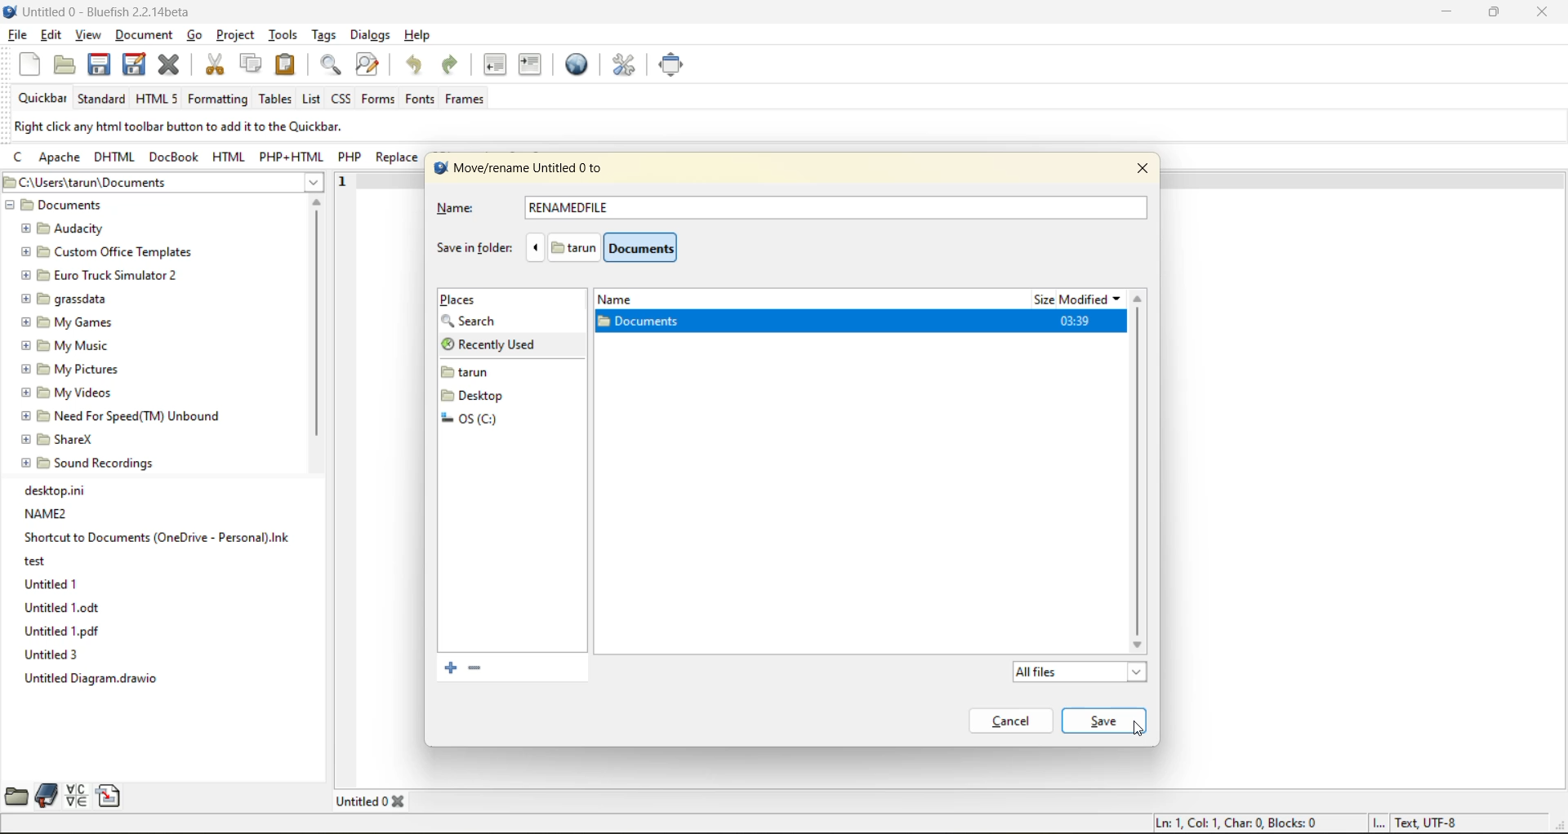 Image resolution: width=1568 pixels, height=834 pixels. I want to click on close, so click(1141, 171).